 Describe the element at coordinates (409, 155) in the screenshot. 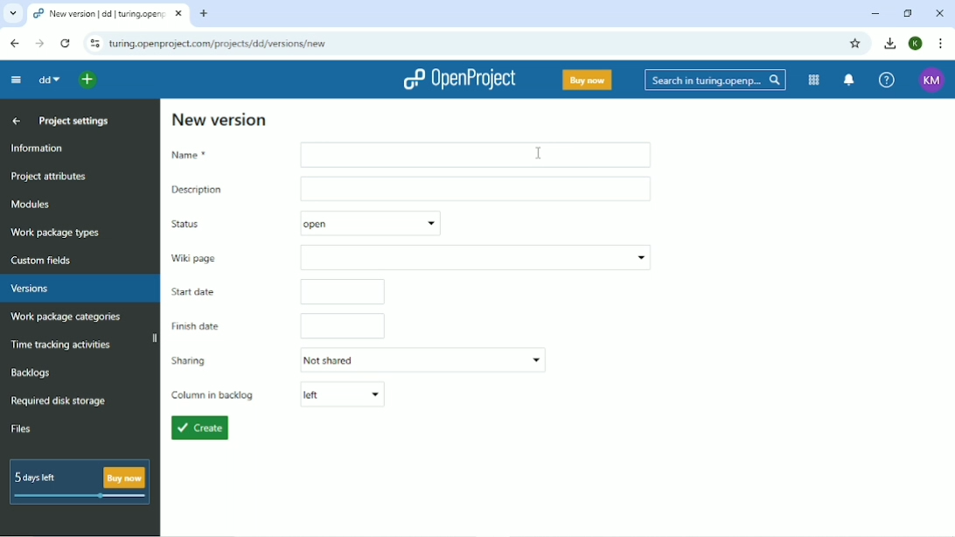

I see `Name` at that location.